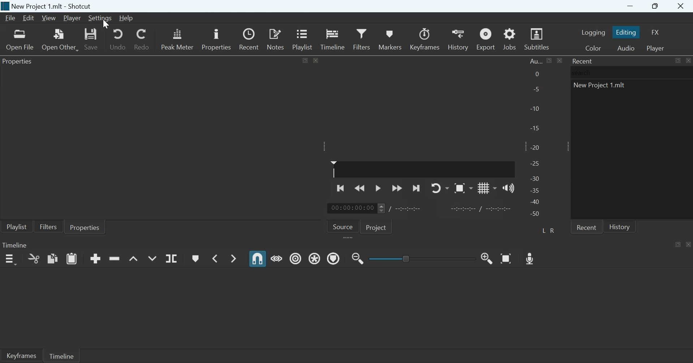 This screenshot has width=693, height=363. What do you see at coordinates (620, 226) in the screenshot?
I see `History` at bounding box center [620, 226].